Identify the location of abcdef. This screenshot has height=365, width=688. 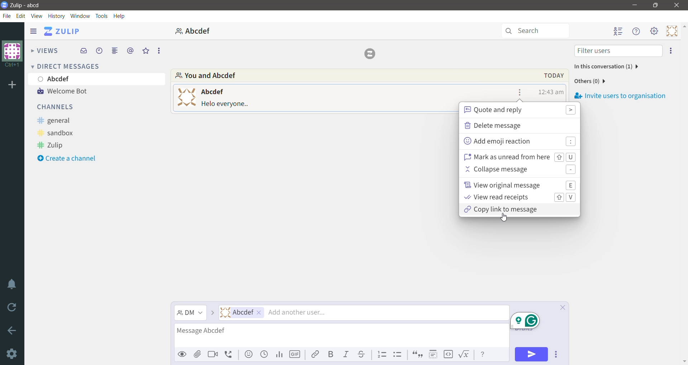
(194, 30).